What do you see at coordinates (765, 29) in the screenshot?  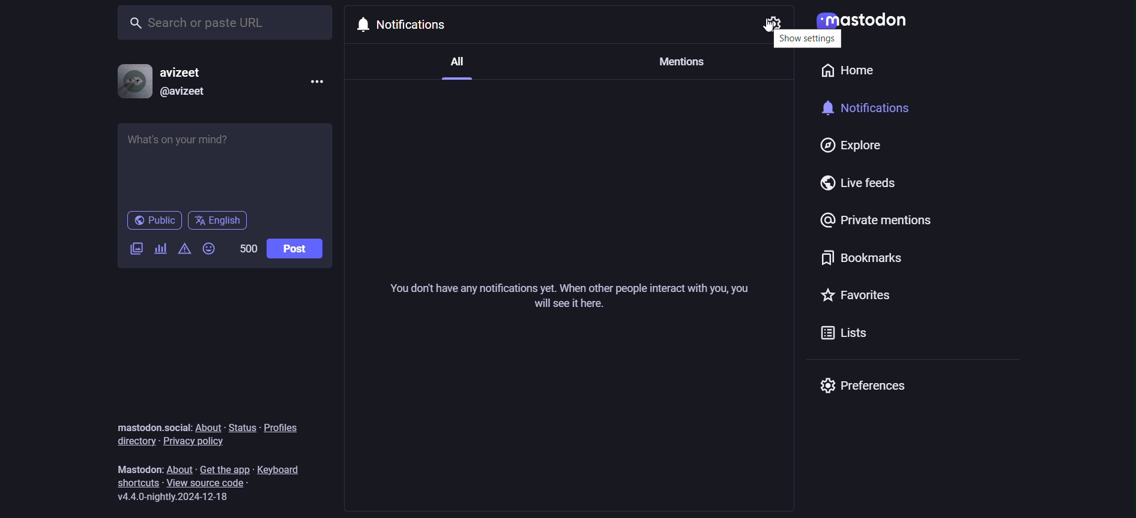 I see `cursor` at bounding box center [765, 29].